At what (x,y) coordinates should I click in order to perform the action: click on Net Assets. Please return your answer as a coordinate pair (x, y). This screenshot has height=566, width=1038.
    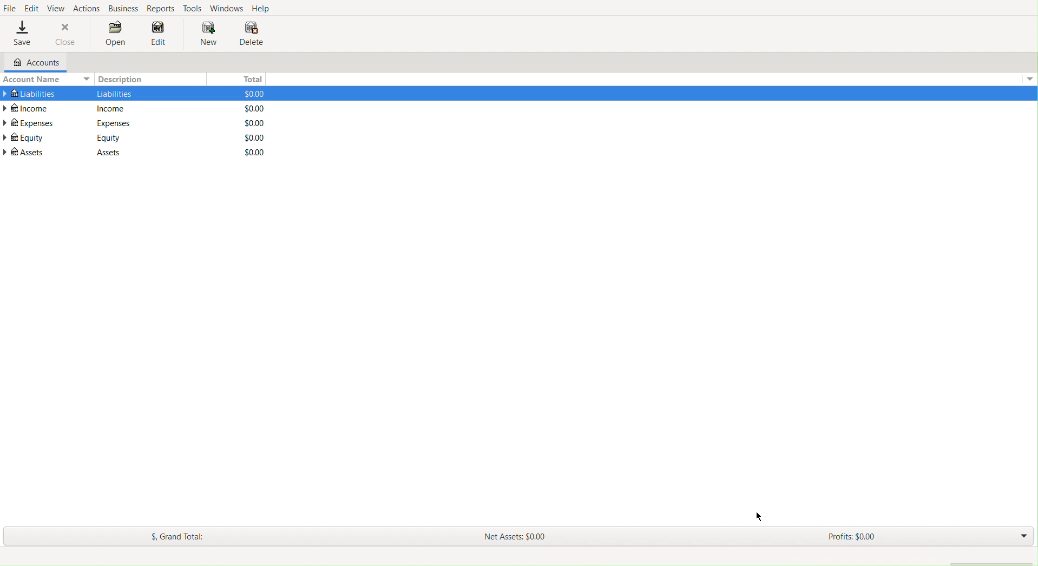
    Looking at the image, I should click on (517, 535).